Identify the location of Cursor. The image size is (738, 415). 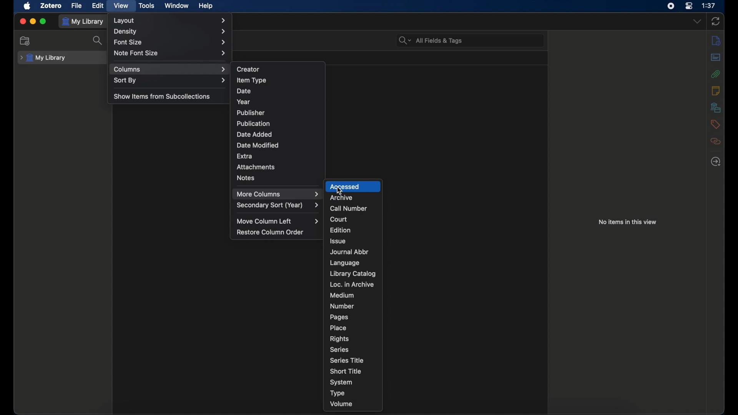
(340, 191).